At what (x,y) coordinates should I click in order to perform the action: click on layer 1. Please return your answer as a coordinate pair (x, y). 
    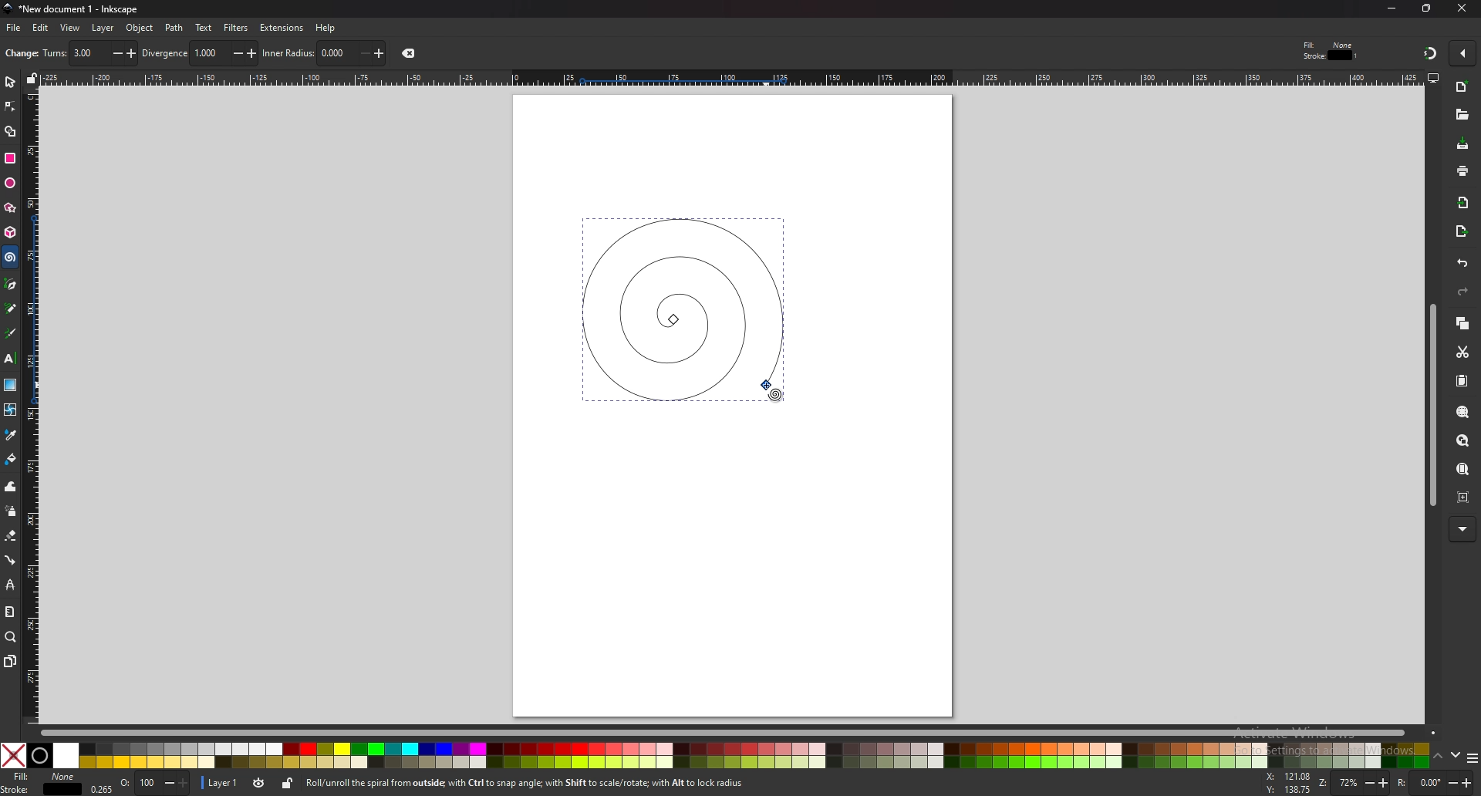
    Looking at the image, I should click on (222, 783).